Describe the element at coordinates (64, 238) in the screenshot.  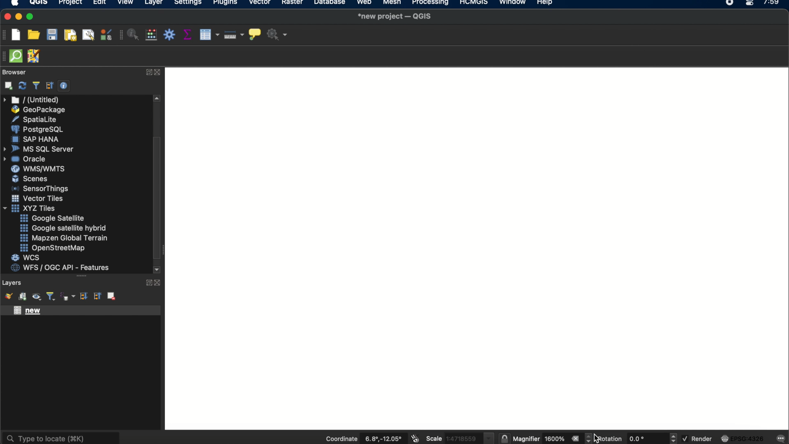
I see `mapzen global terrain` at that location.